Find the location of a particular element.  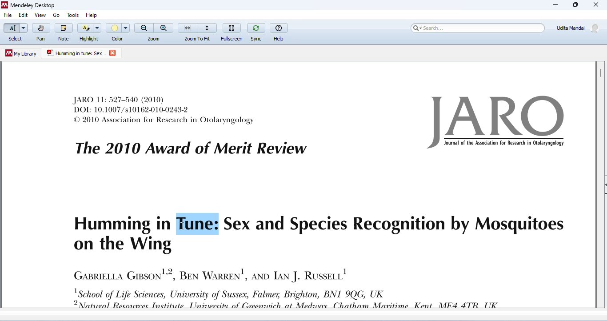

zoom is located at coordinates (154, 32).